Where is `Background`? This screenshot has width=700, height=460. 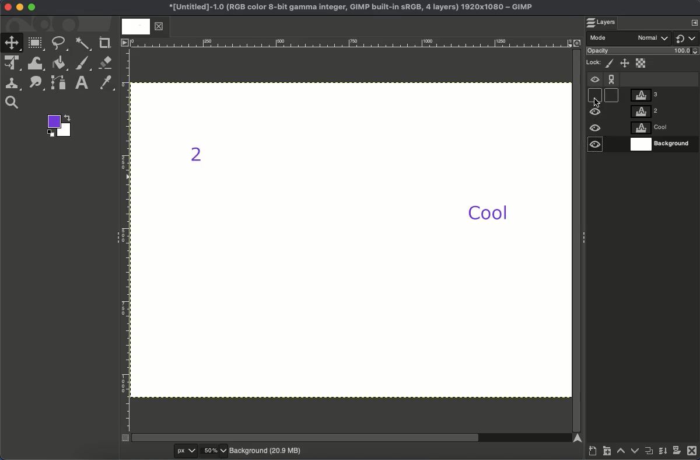
Background is located at coordinates (267, 449).